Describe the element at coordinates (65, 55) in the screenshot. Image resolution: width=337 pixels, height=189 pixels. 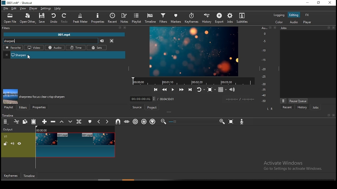
I see `sharpen` at that location.